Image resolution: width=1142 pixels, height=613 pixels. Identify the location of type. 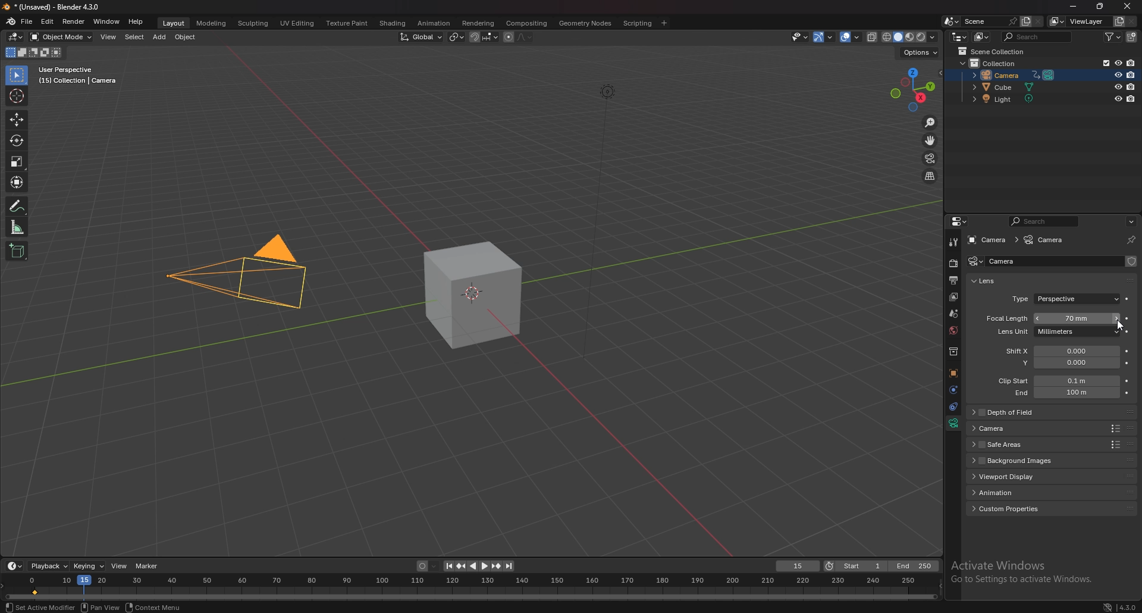
(1065, 300).